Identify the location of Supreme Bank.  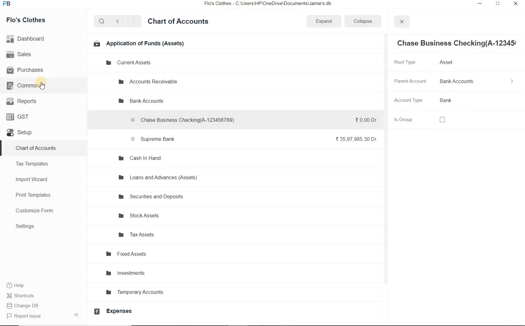
(154, 139).